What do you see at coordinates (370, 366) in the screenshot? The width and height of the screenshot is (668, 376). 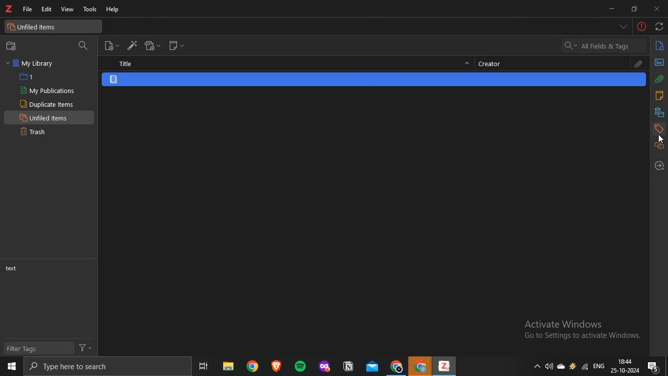 I see `mail` at bounding box center [370, 366].